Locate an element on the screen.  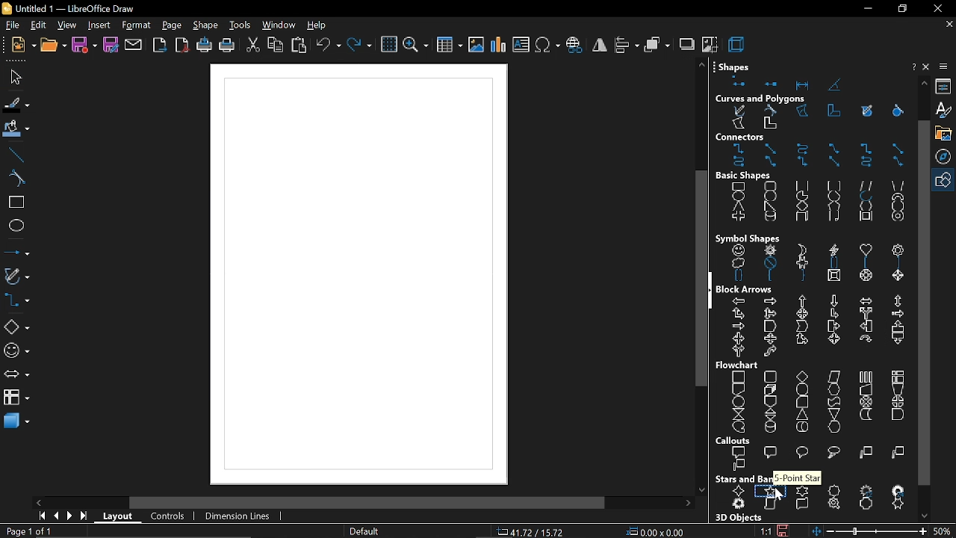
block arrows is located at coordinates (747, 288).